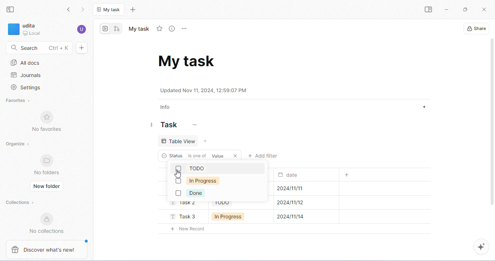  What do you see at coordinates (26, 76) in the screenshot?
I see `journals` at bounding box center [26, 76].